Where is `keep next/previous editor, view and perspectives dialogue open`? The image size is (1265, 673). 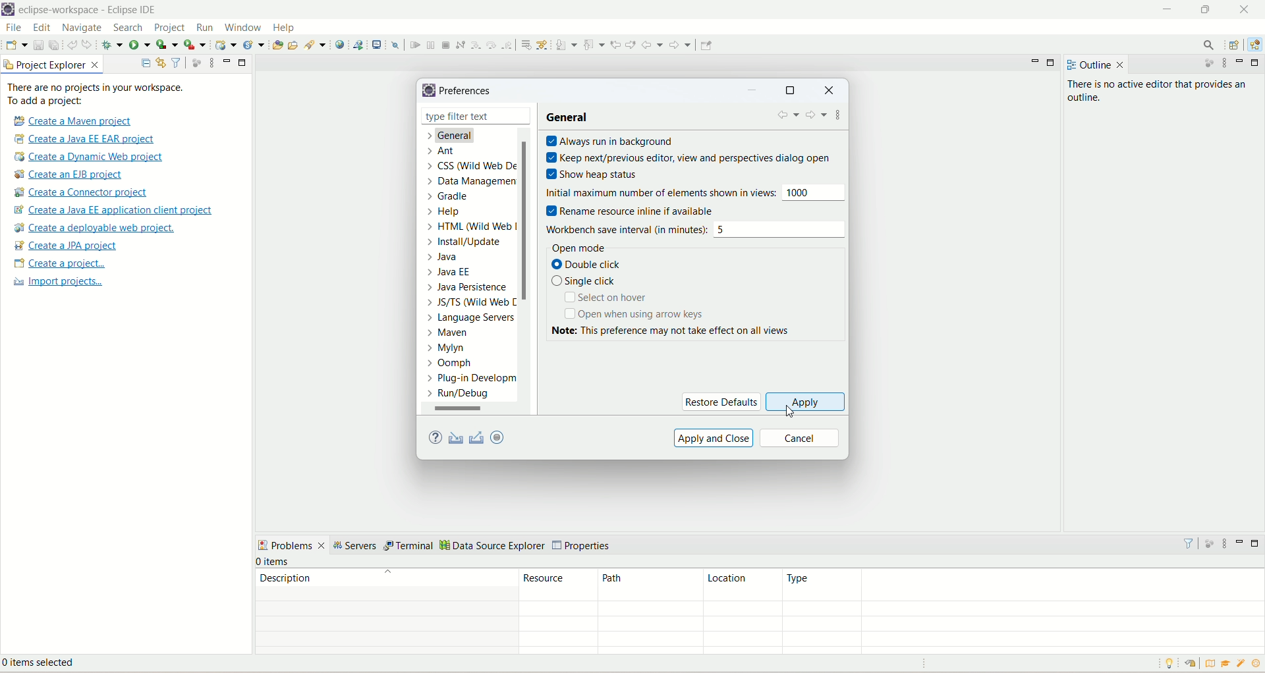
keep next/previous editor, view and perspectives dialogue open is located at coordinates (688, 156).